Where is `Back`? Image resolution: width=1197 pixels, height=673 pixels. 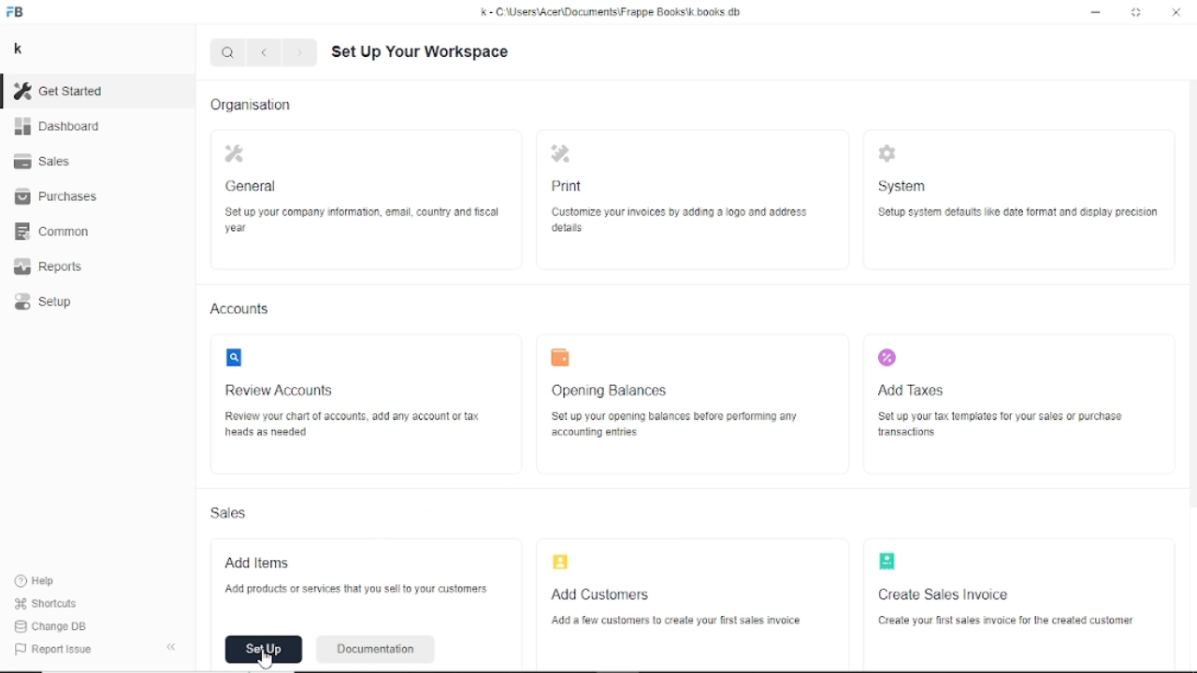 Back is located at coordinates (264, 51).